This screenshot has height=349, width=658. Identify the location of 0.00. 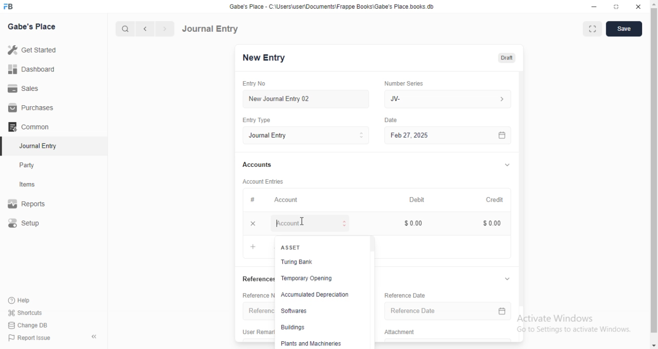
(492, 224).